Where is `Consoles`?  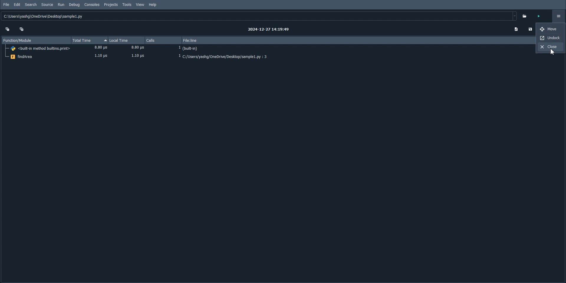
Consoles is located at coordinates (92, 4).